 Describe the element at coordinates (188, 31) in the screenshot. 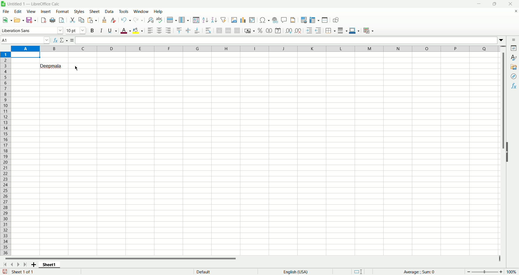

I see `center vertically` at that location.